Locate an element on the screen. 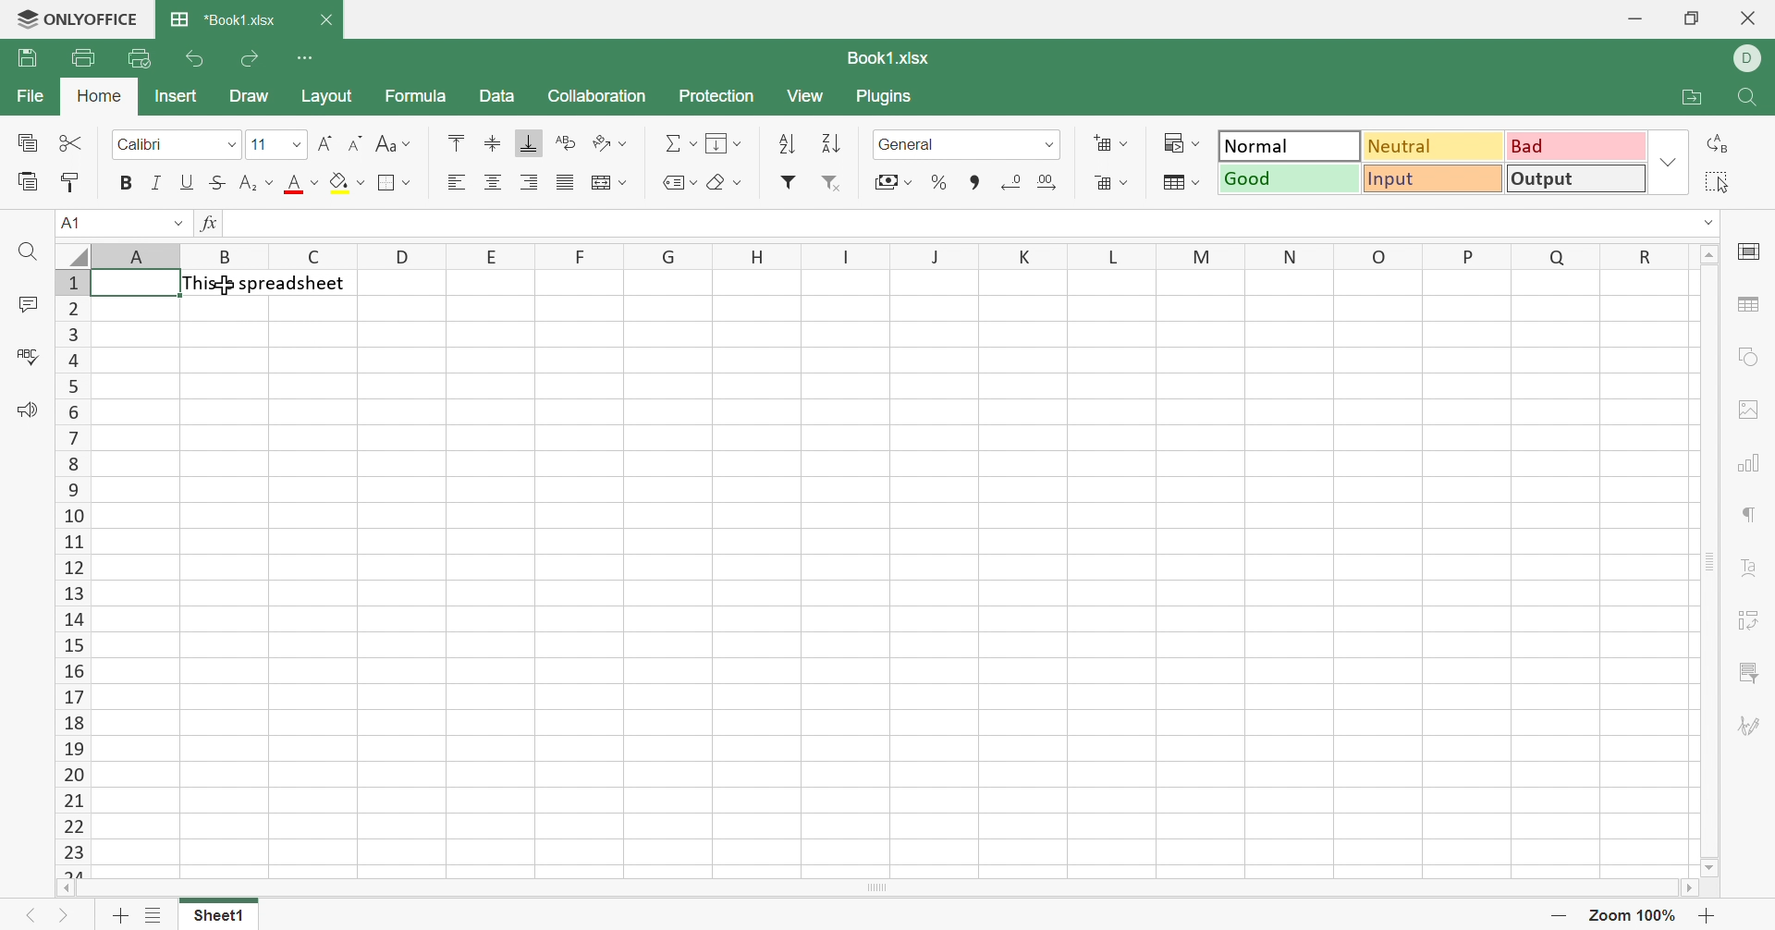 The width and height of the screenshot is (1775, 930). Drop Down is located at coordinates (1124, 180).